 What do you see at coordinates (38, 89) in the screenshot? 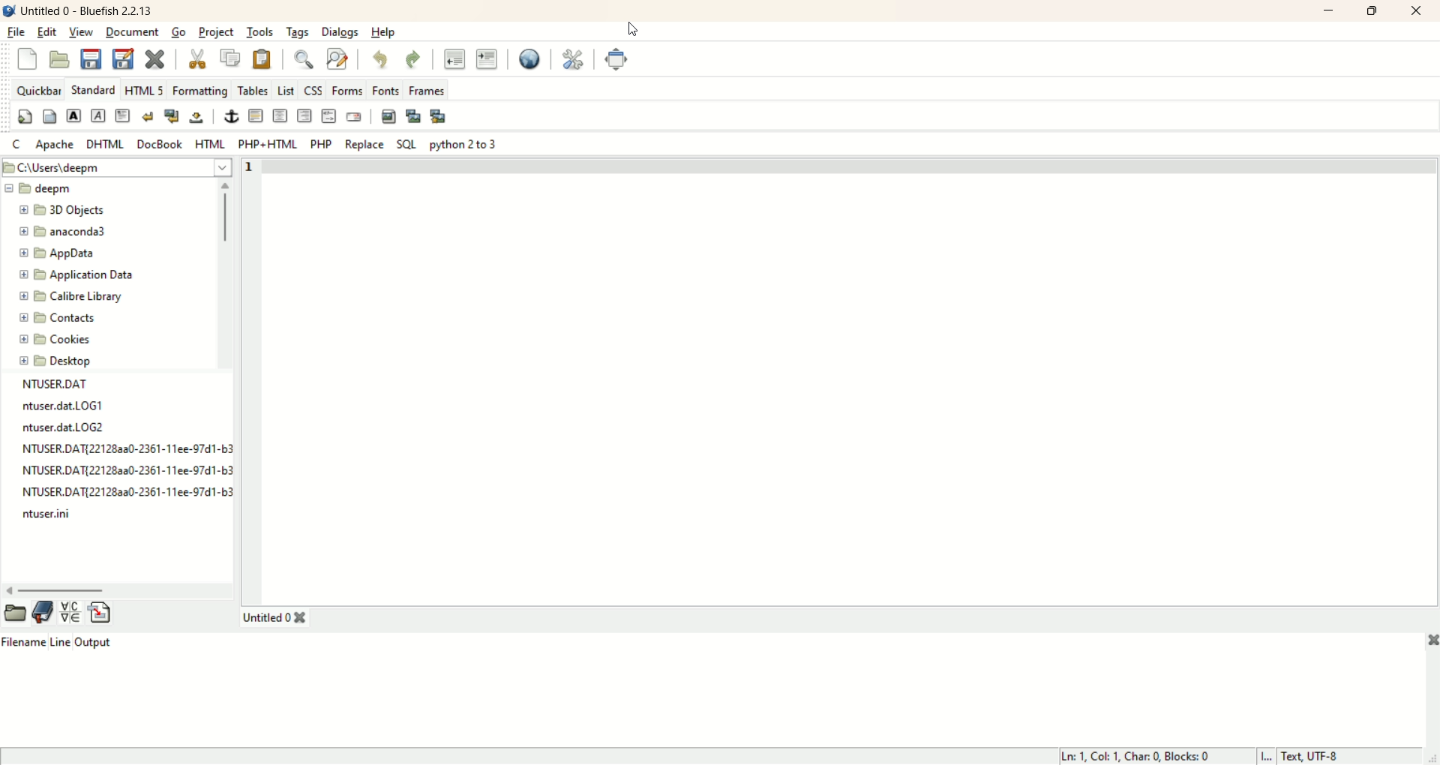
I see `quickbar` at bounding box center [38, 89].